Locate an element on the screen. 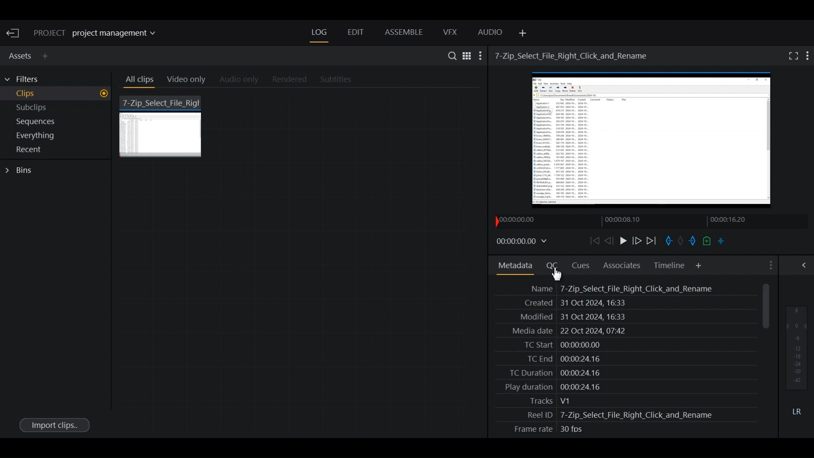  Name is located at coordinates (616, 289).